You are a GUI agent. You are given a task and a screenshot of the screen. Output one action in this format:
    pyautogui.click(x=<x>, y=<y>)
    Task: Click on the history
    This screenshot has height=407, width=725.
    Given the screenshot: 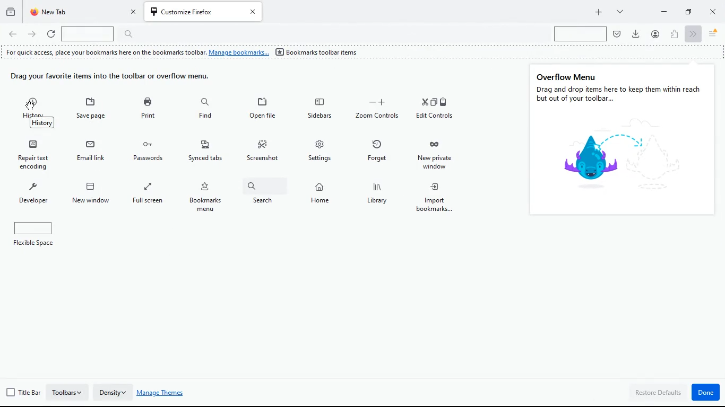 What is the action you would take?
    pyautogui.click(x=38, y=112)
    